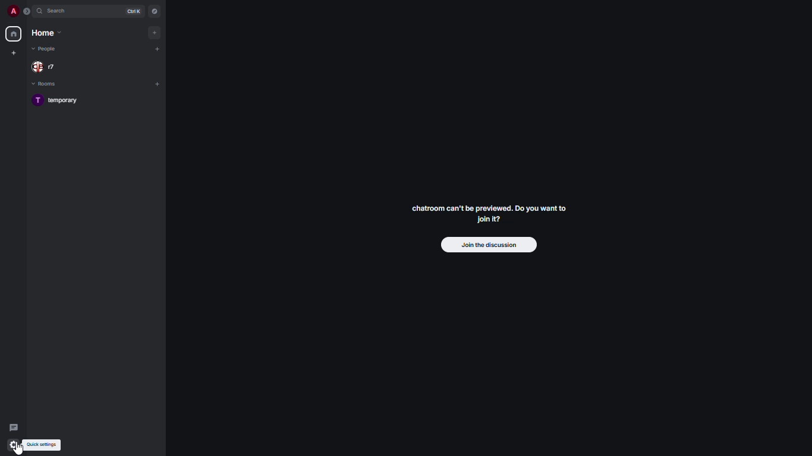 Image resolution: width=812 pixels, height=456 pixels. I want to click on expand, so click(27, 11).